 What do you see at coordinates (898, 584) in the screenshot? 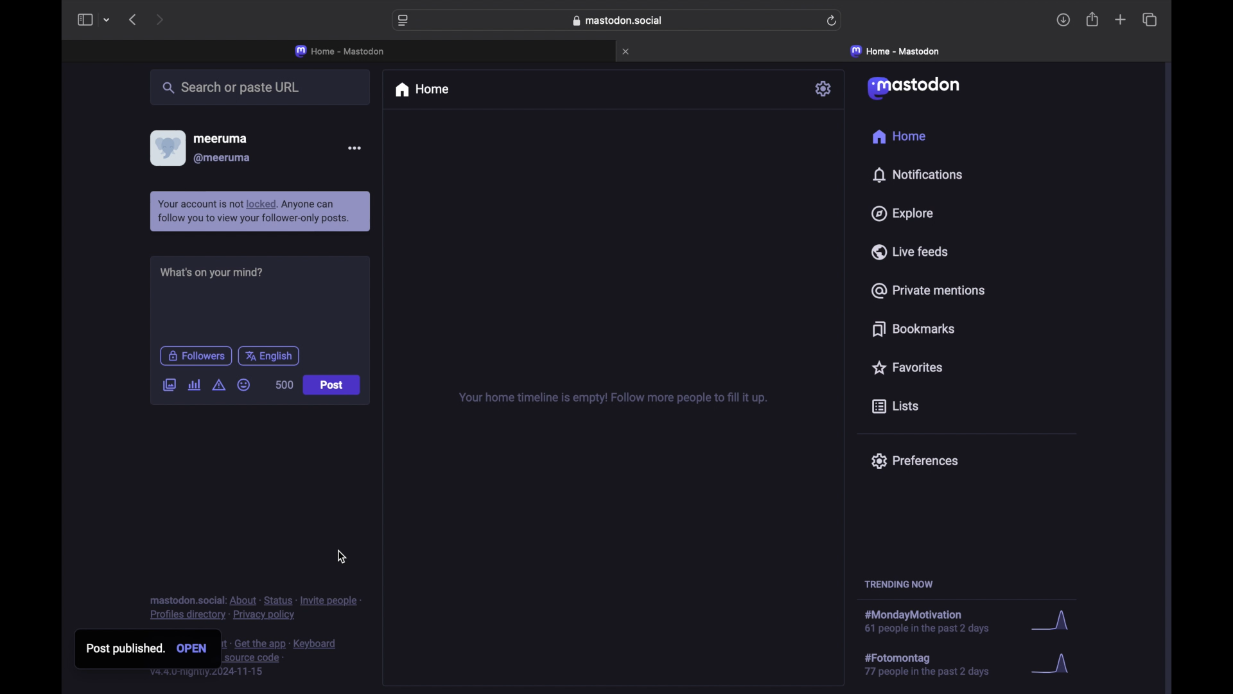
I see `trending now` at bounding box center [898, 584].